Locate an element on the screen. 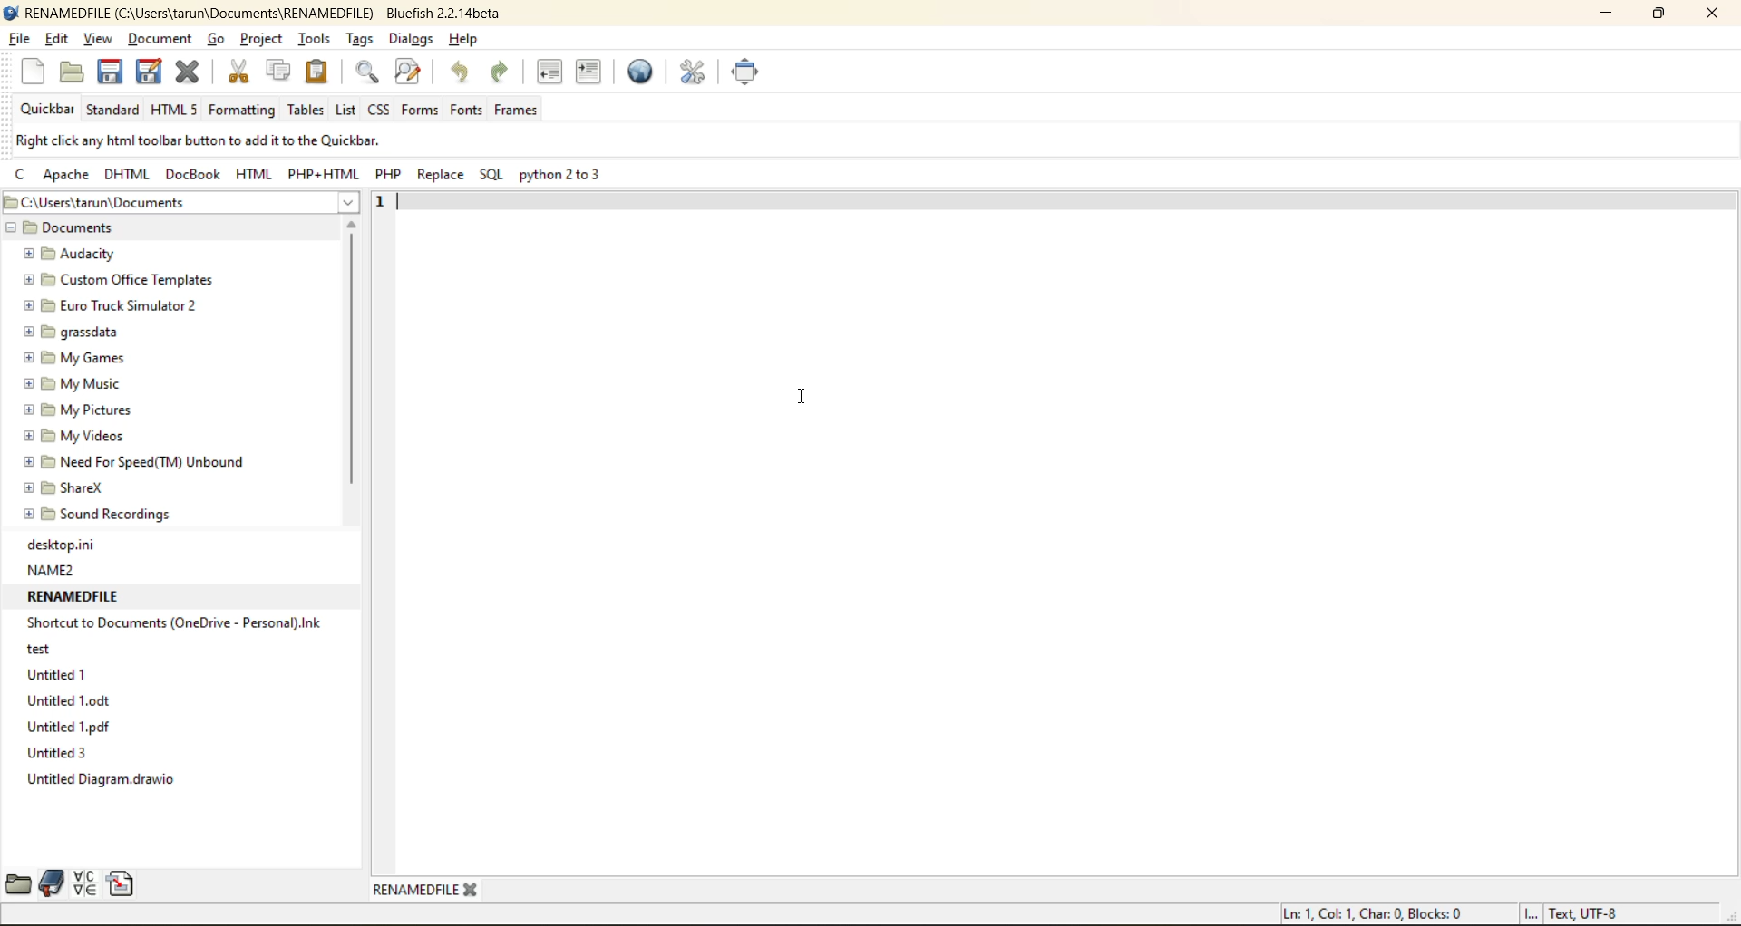 This screenshot has height=926, width=1741. fonts is located at coordinates (465, 109).